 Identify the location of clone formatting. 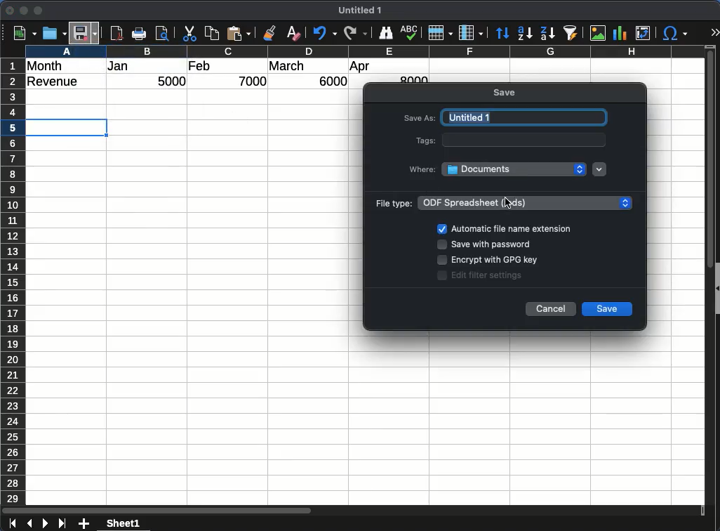
(272, 33).